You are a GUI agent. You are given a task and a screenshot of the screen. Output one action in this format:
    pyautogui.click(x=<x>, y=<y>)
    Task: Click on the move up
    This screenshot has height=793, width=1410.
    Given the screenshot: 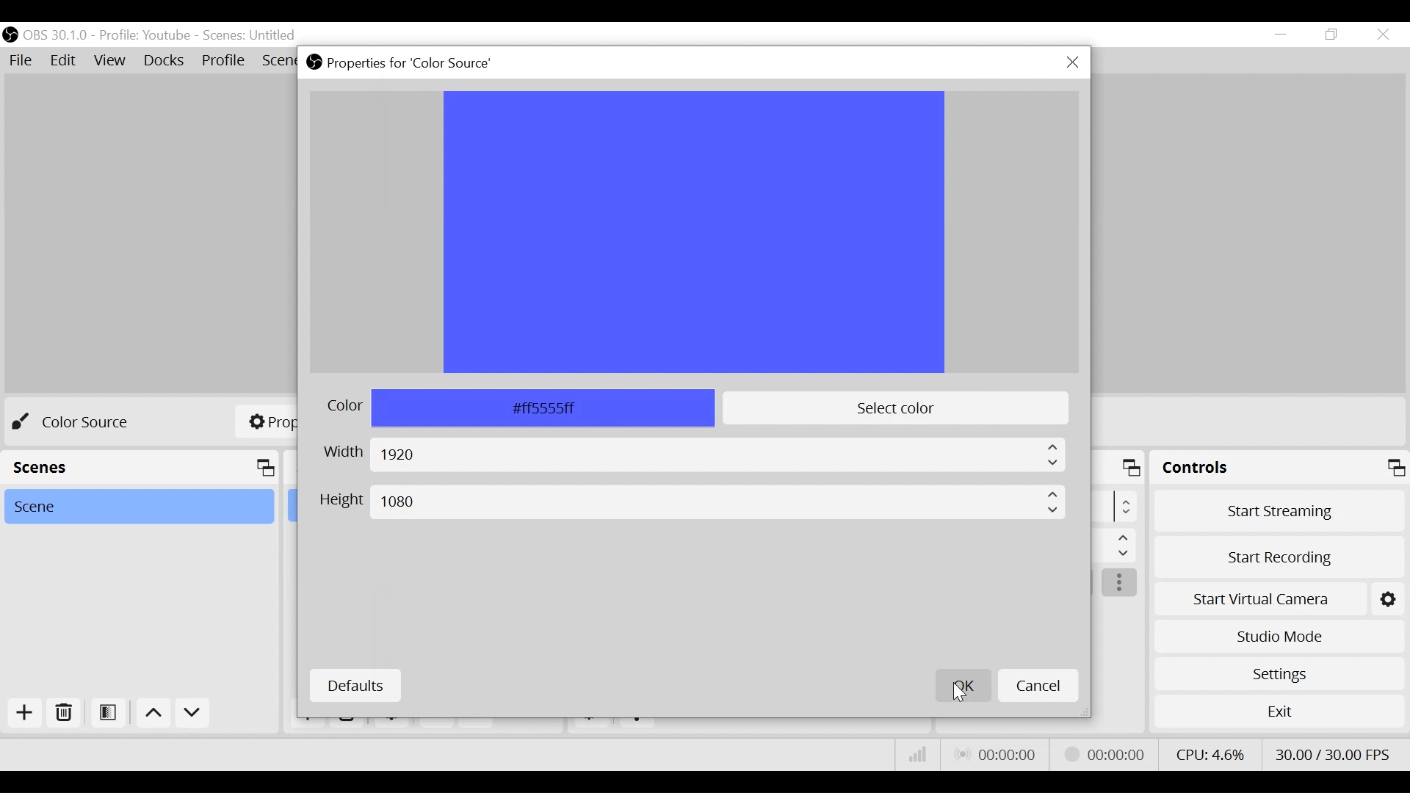 What is the action you would take?
    pyautogui.click(x=152, y=713)
    